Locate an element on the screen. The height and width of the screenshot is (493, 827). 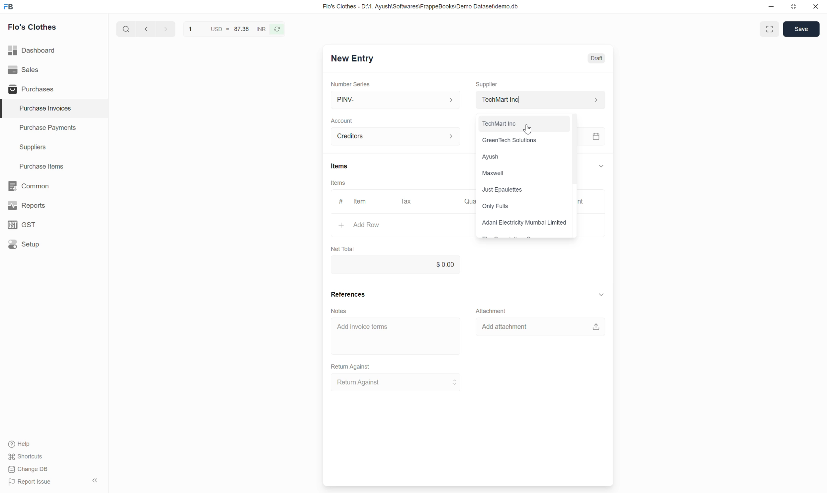
Just Epaulettes is located at coordinates (504, 189).